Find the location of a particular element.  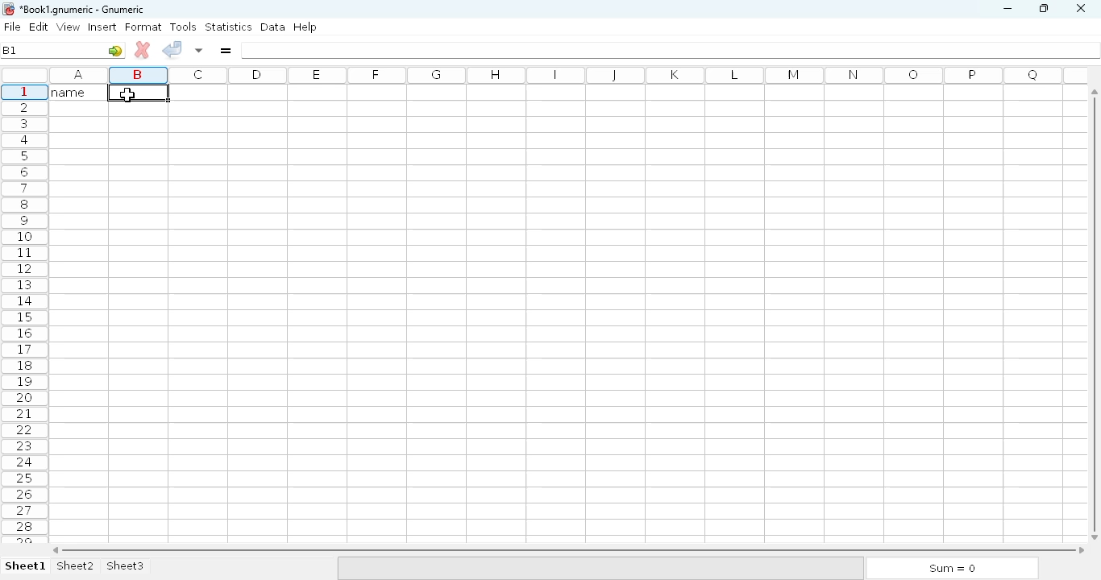

formula bar is located at coordinates (671, 50).